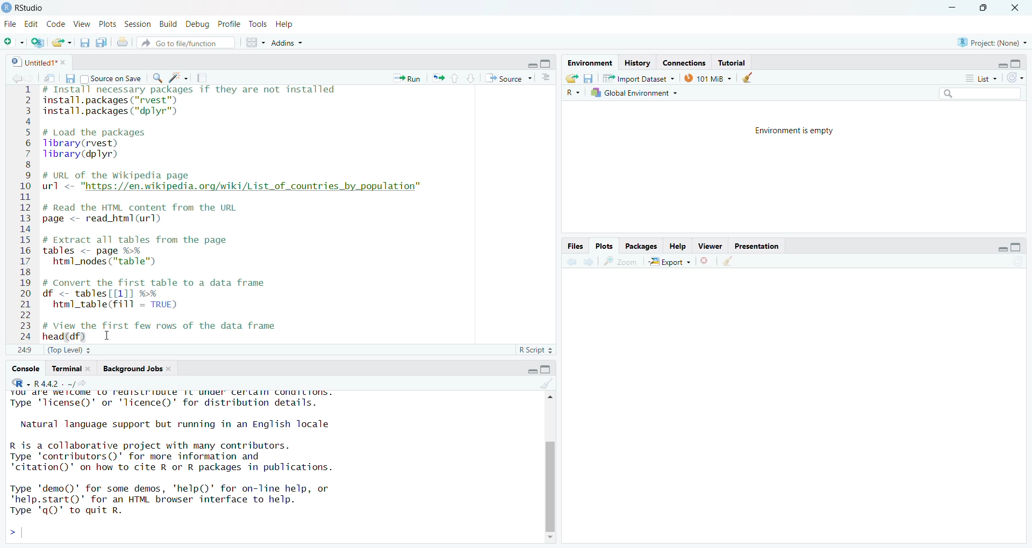 Image resolution: width=1032 pixels, height=548 pixels. I want to click on scroll up, so click(549, 396).